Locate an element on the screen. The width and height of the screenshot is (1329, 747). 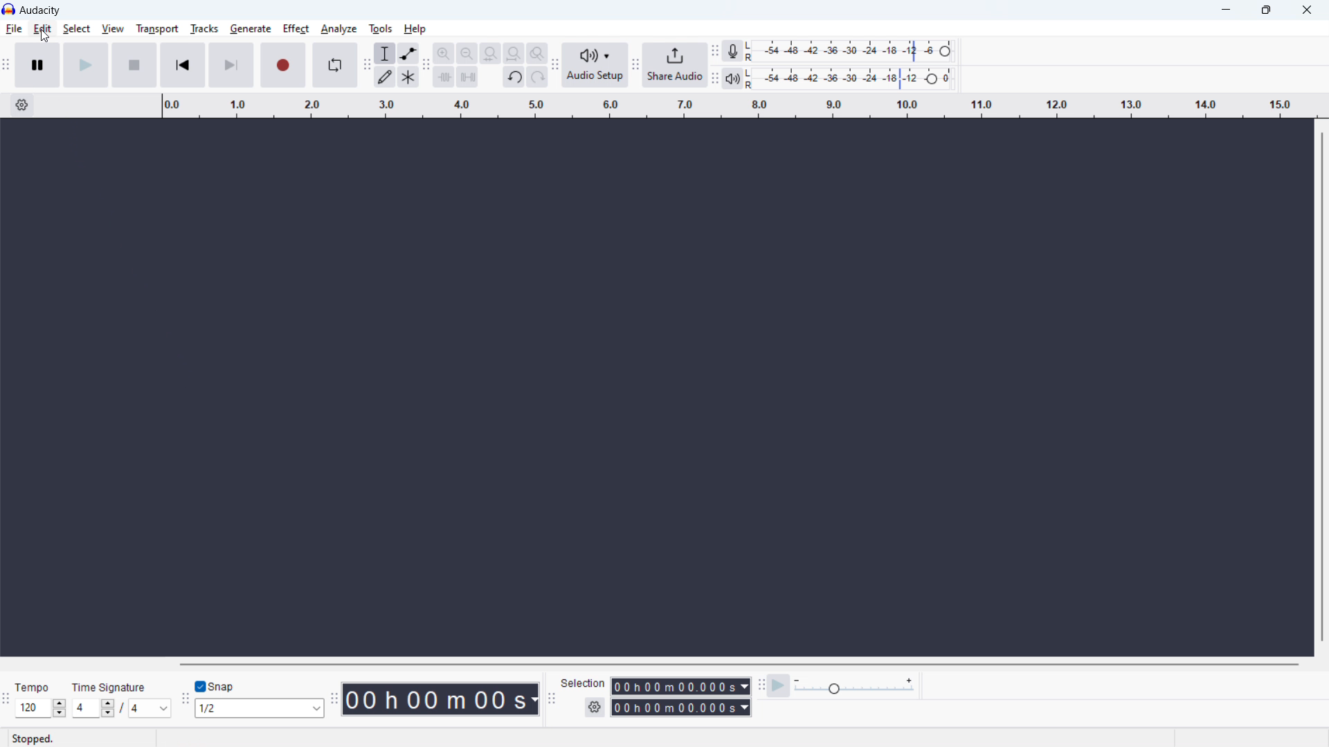
Enales movement of snapping toolbar is located at coordinates (184, 700).